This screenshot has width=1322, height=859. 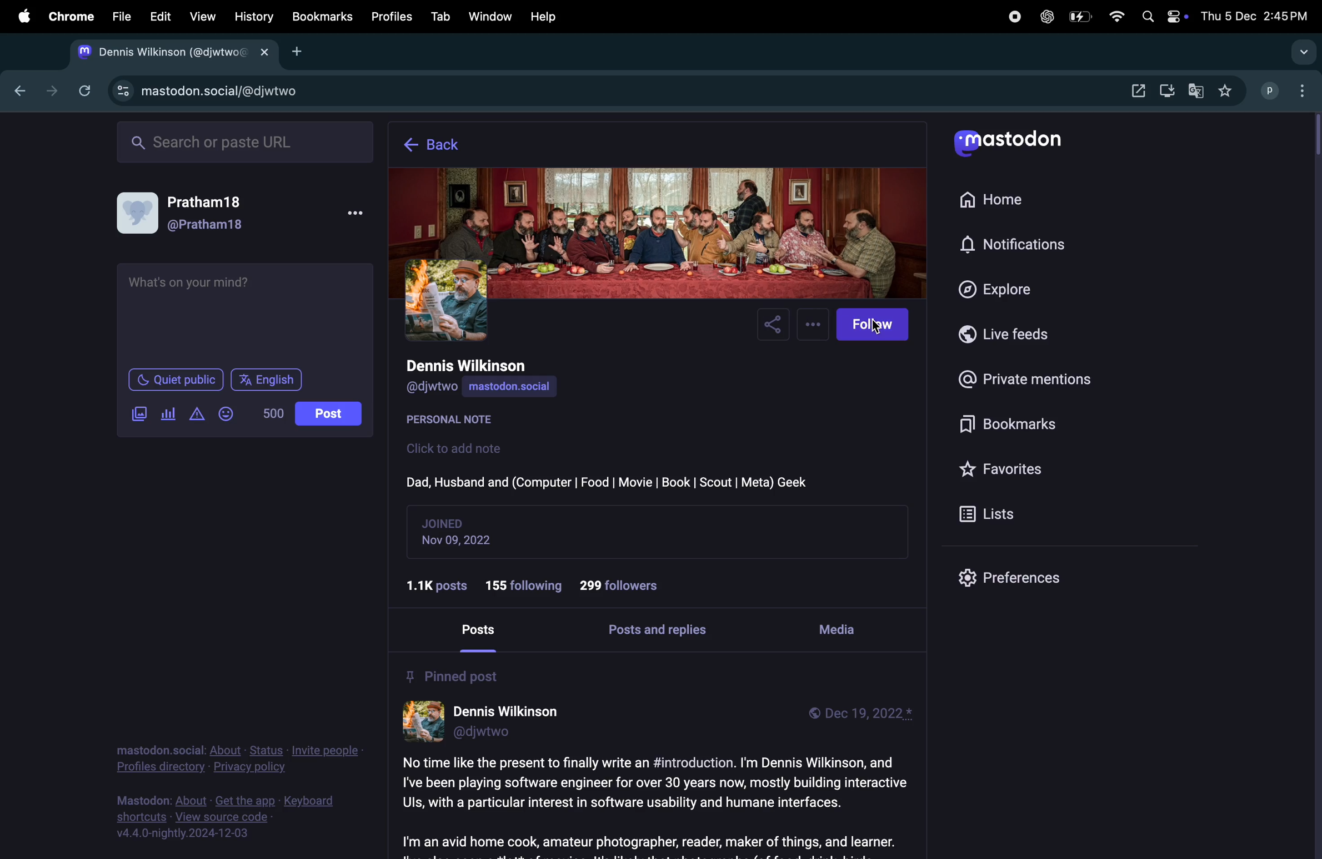 I want to click on 299 followers, so click(x=624, y=585).